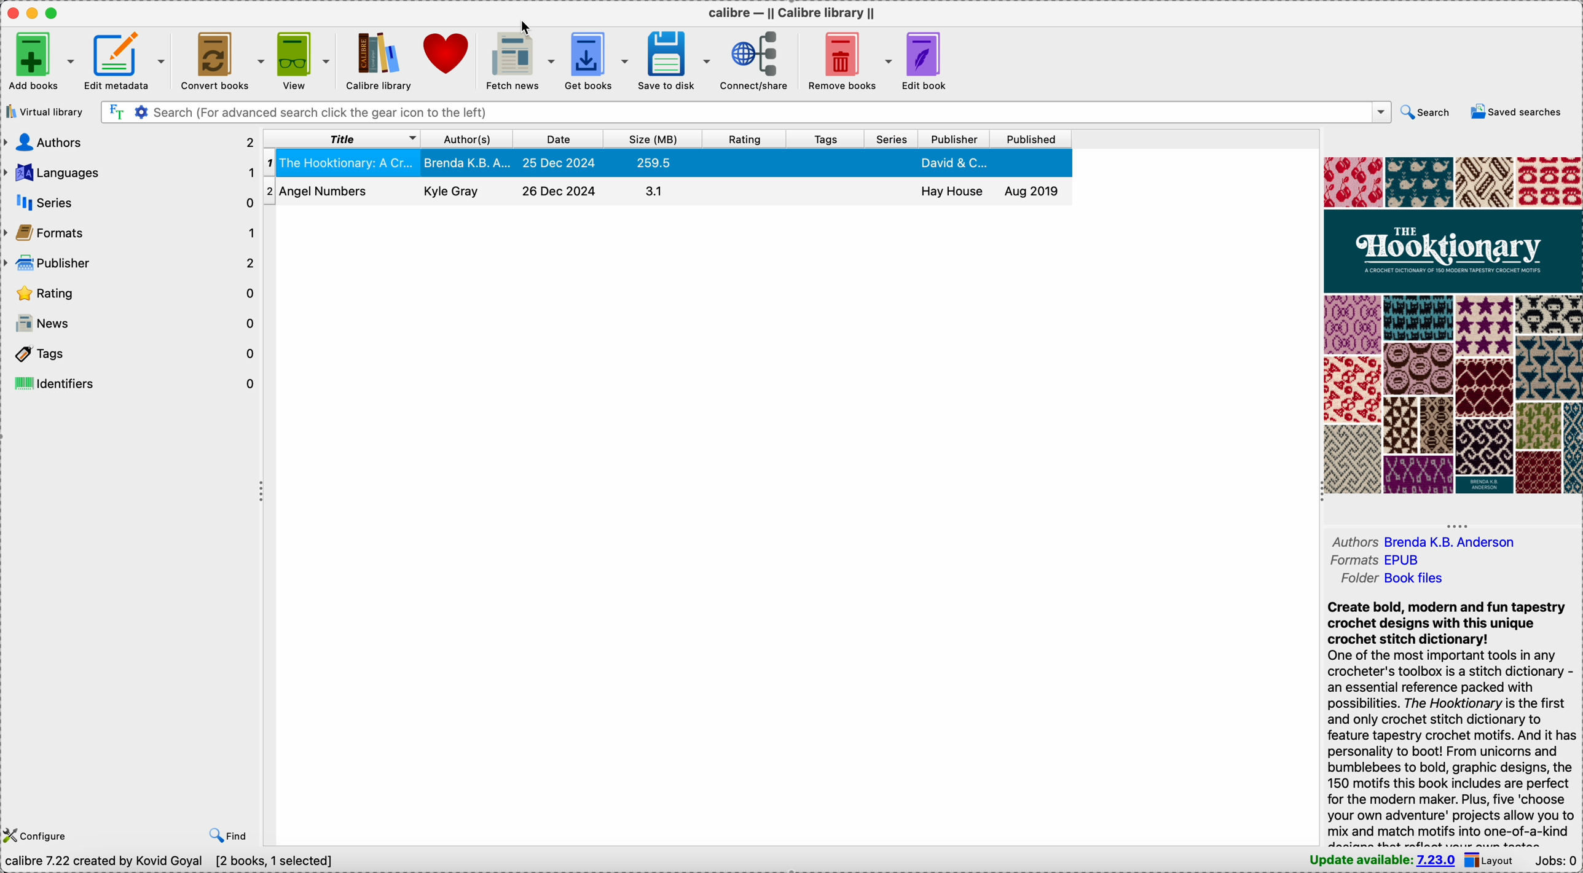 The height and width of the screenshot is (873, 1583). I want to click on Jobs: 0, so click(1557, 862).